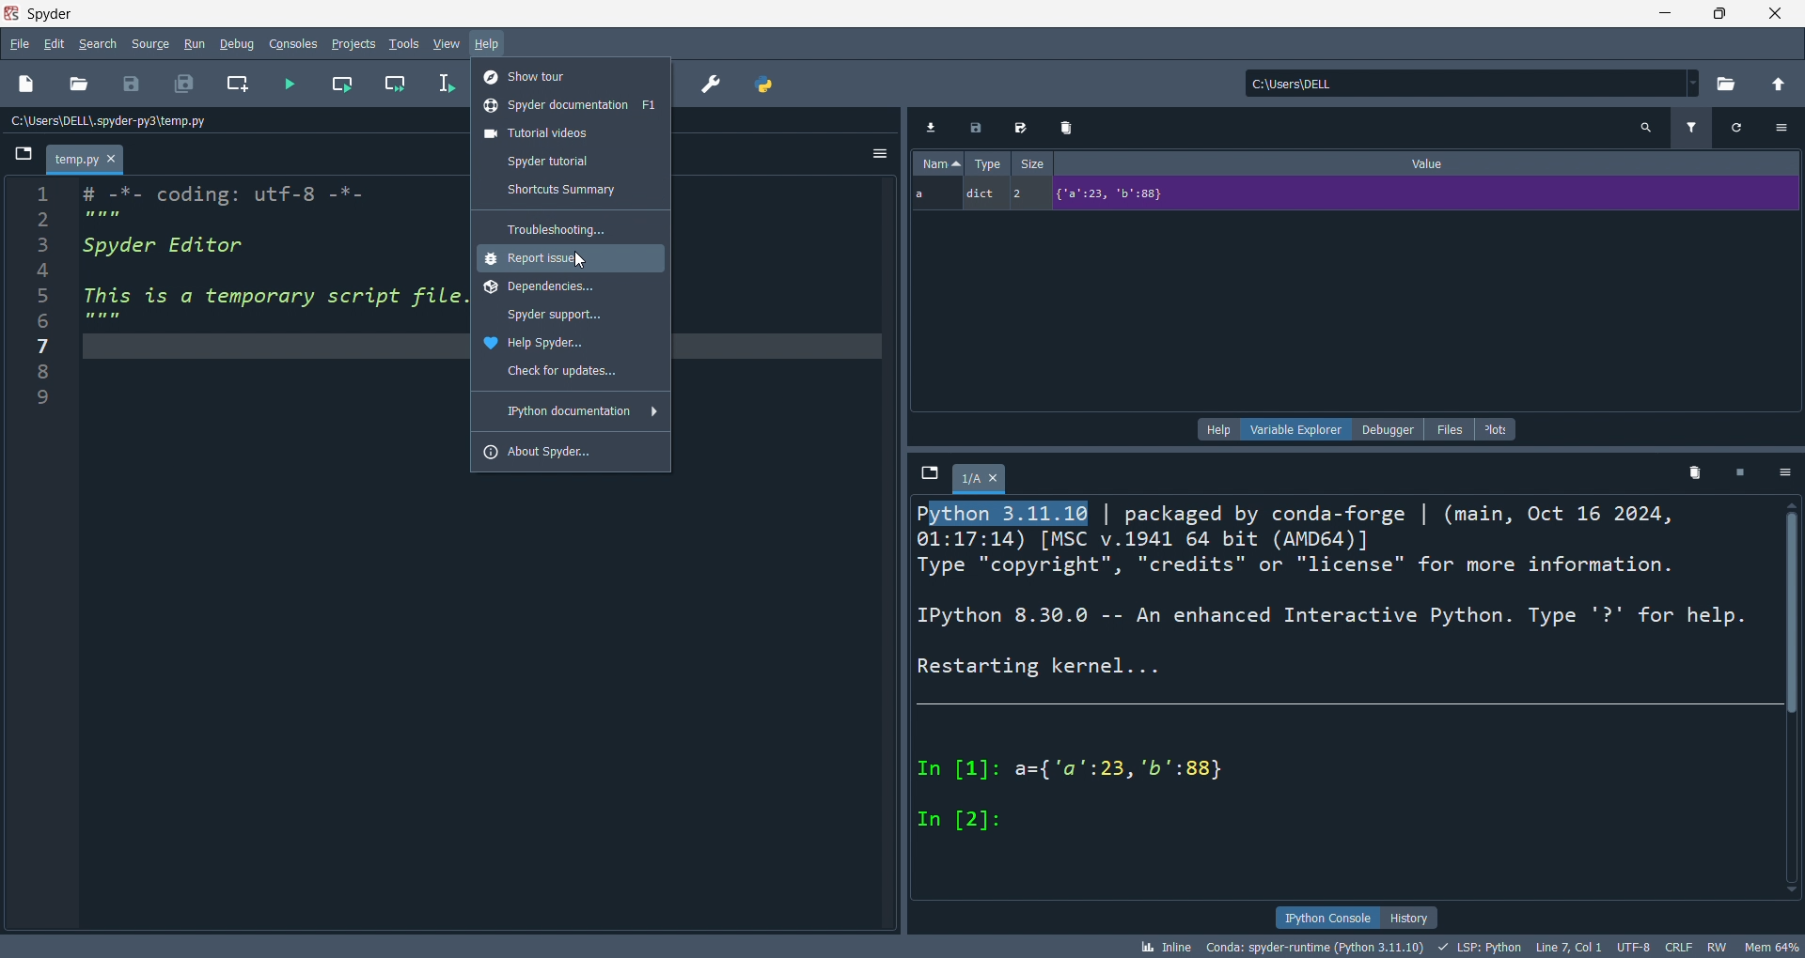 Image resolution: width=1805 pixels, height=958 pixels. Describe the element at coordinates (1726, 85) in the screenshot. I see `open directory` at that location.